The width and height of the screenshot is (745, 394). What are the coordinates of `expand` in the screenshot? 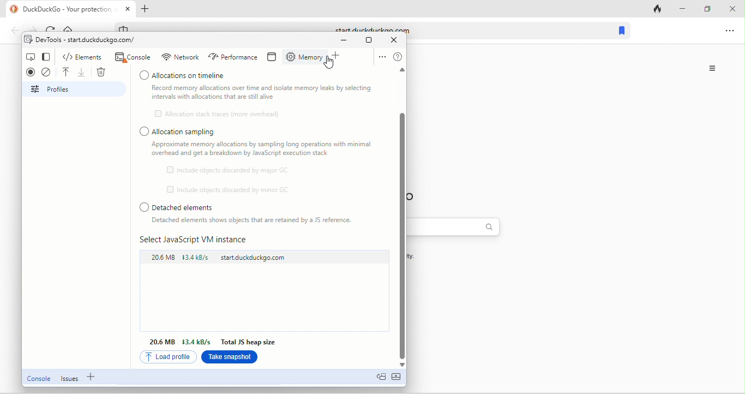 It's located at (400, 380).